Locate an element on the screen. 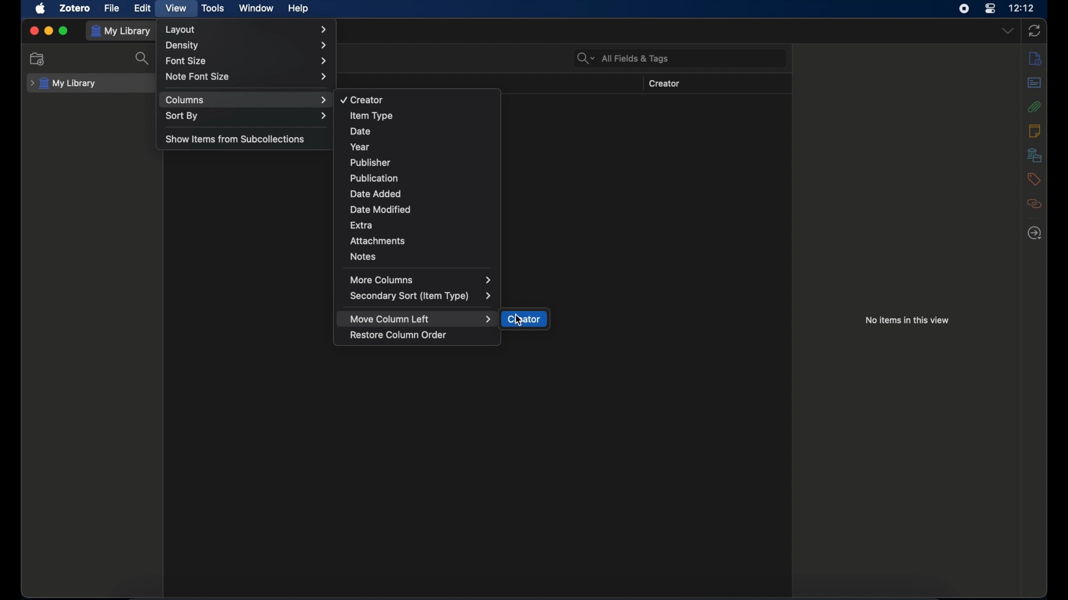 The height and width of the screenshot is (600, 1068). tools is located at coordinates (213, 9).